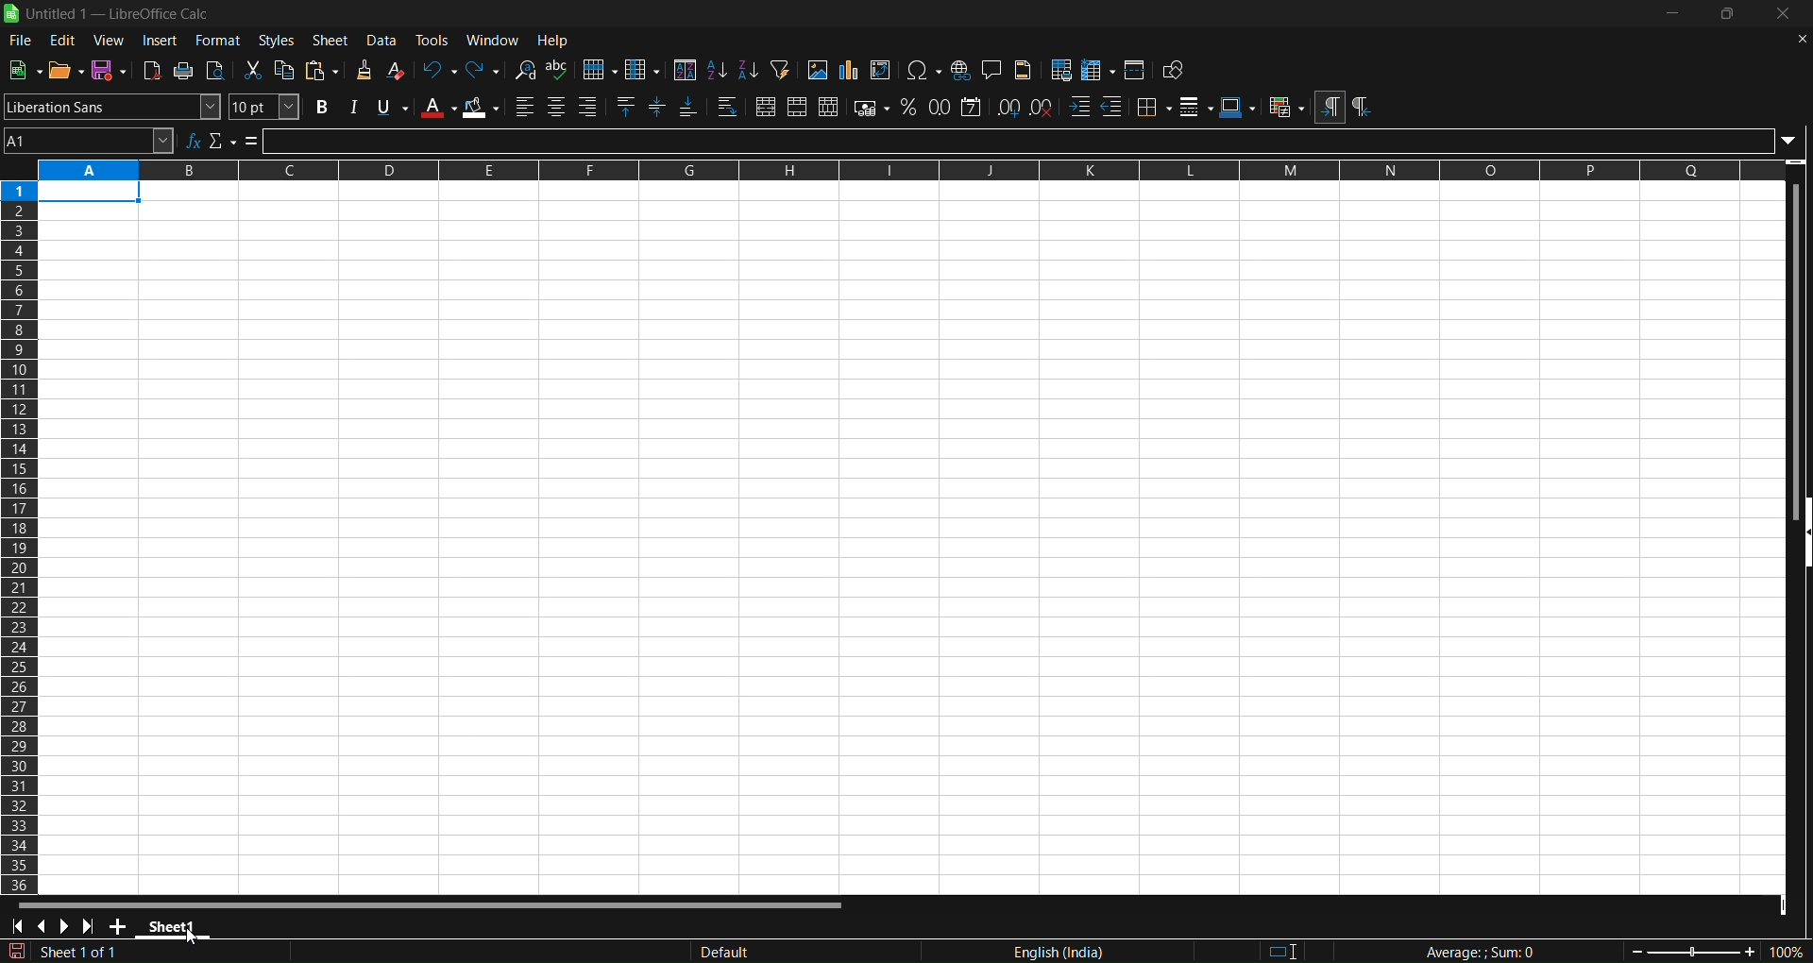 This screenshot has height=963, width=1813. Describe the element at coordinates (177, 929) in the screenshot. I see `sheet 1` at that location.